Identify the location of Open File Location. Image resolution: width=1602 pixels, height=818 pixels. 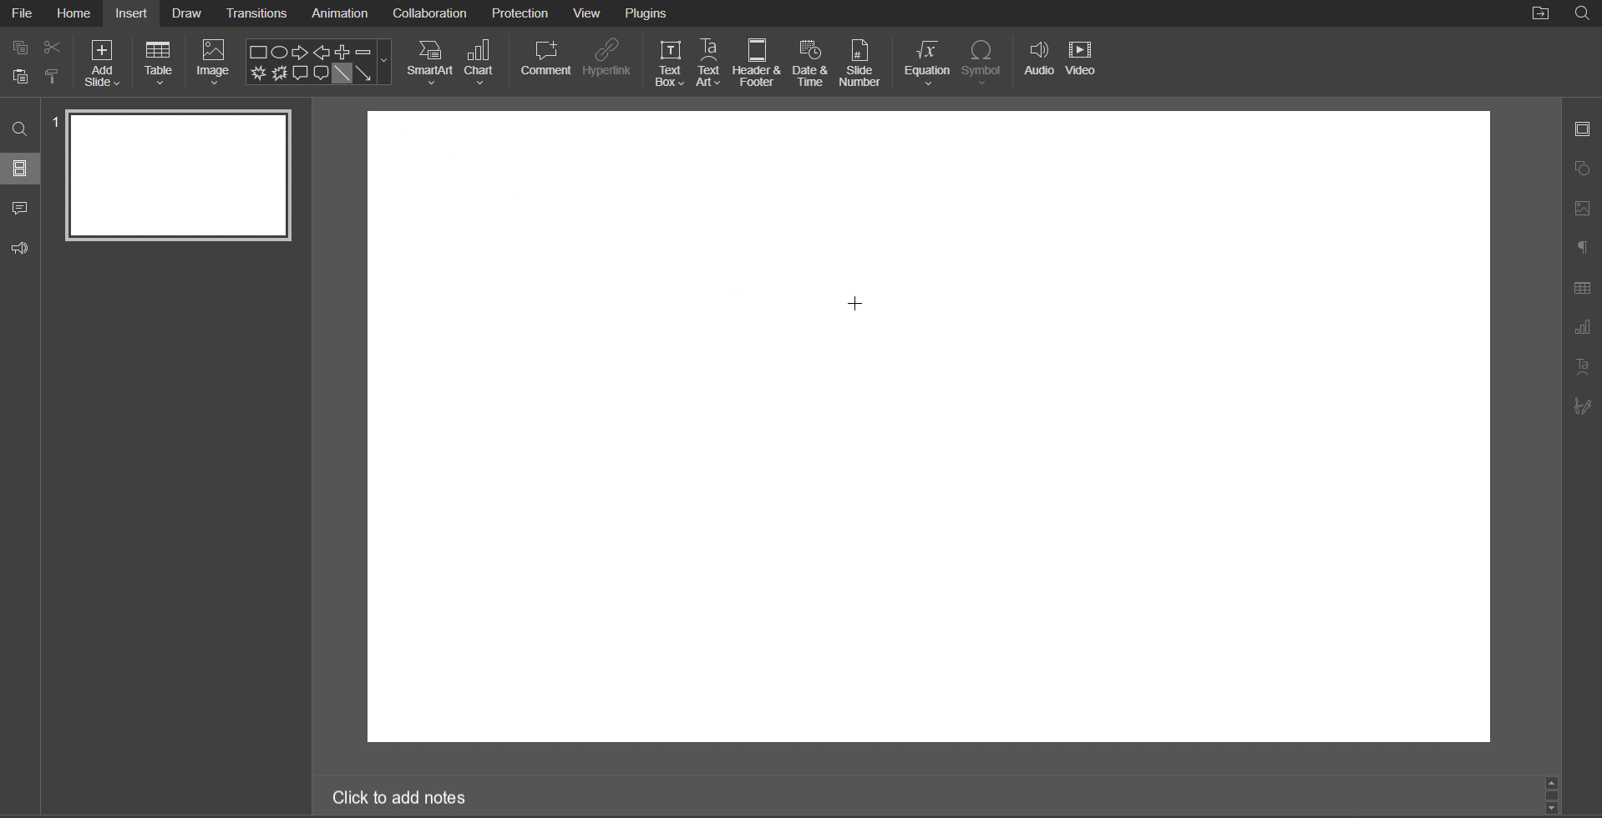
(1541, 14).